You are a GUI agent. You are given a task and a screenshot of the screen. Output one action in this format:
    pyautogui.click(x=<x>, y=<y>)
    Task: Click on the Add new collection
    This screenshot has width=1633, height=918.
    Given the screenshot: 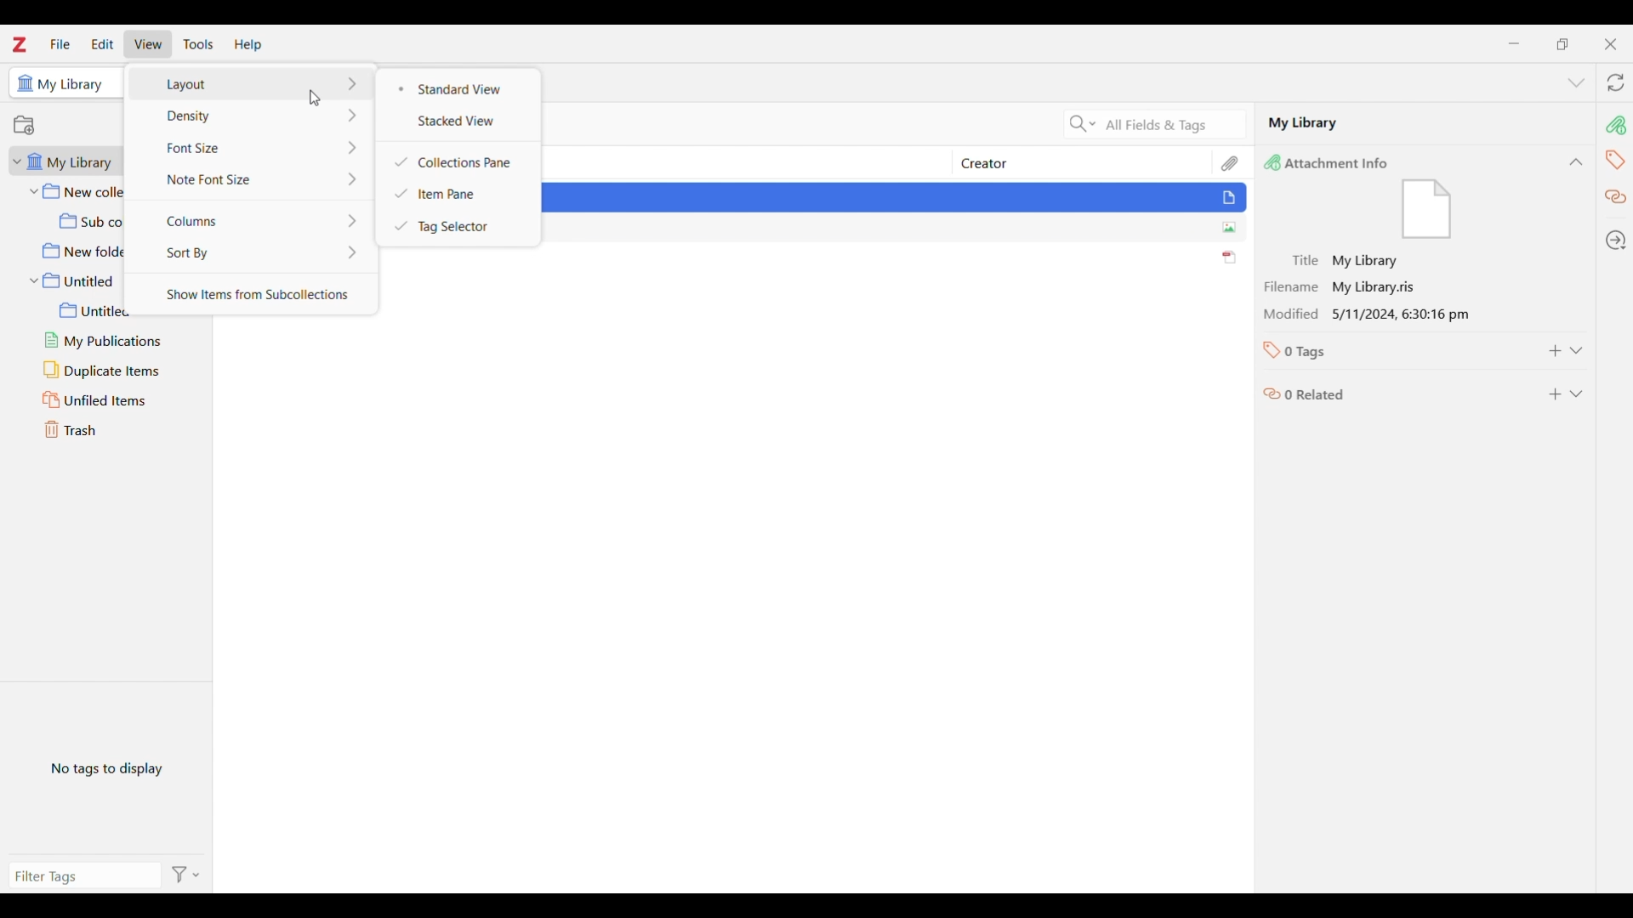 What is the action you would take?
    pyautogui.click(x=24, y=125)
    